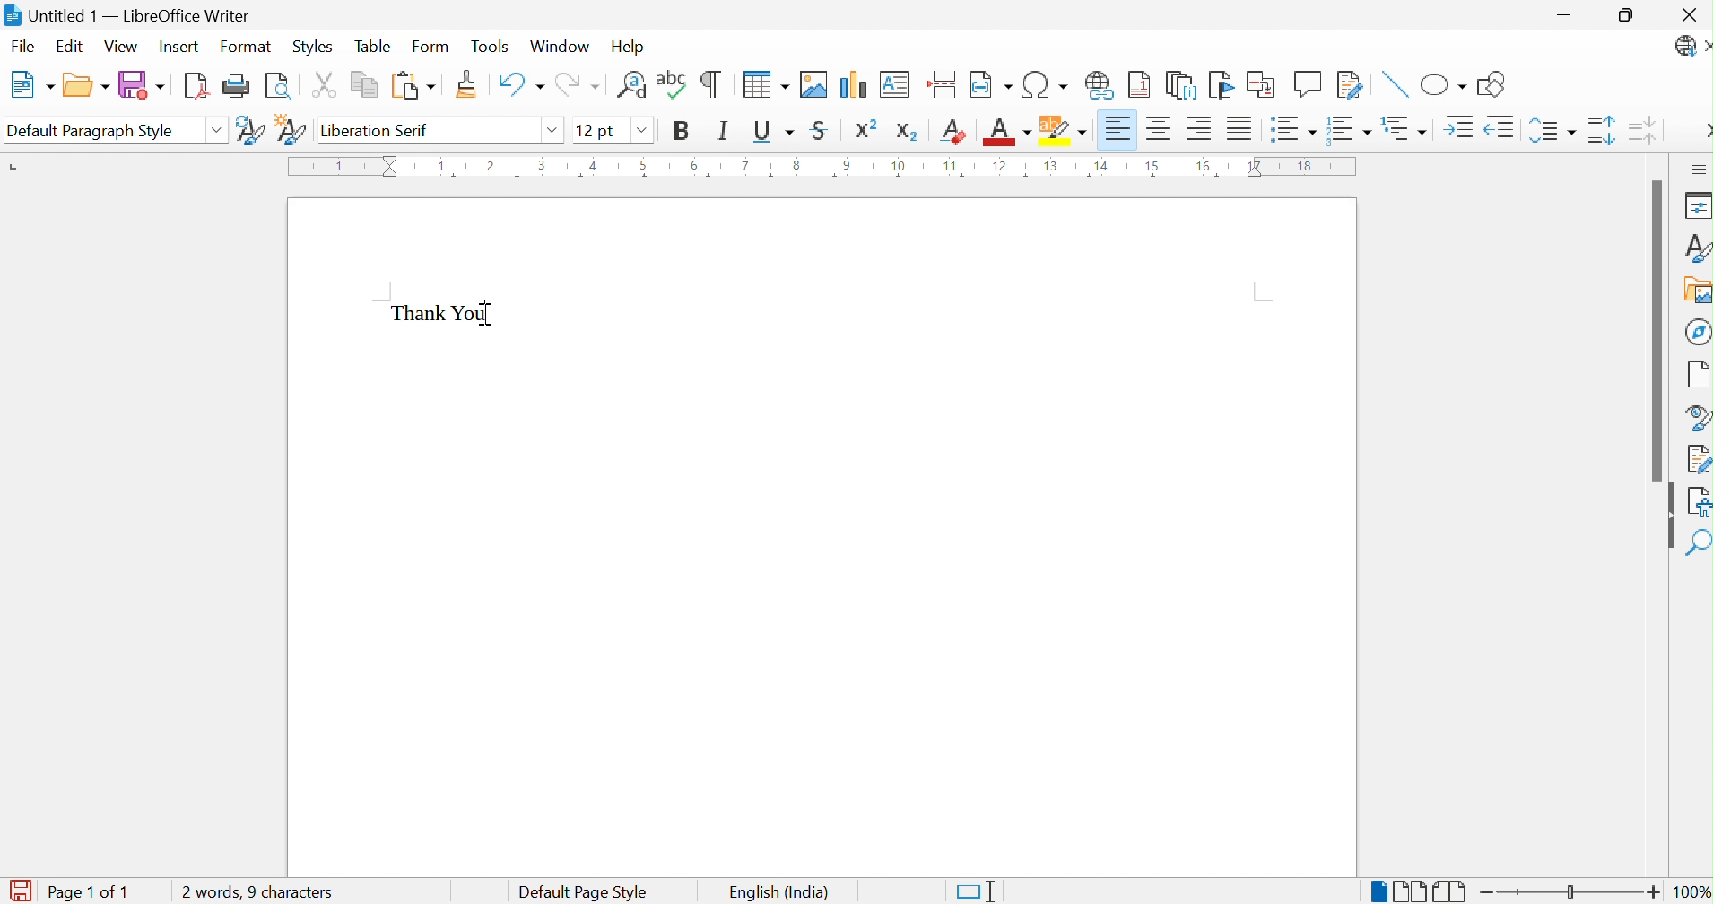 Image resolution: width=1713 pixels, height=904 pixels. What do you see at coordinates (1410, 889) in the screenshot?
I see `Multiple-page View` at bounding box center [1410, 889].